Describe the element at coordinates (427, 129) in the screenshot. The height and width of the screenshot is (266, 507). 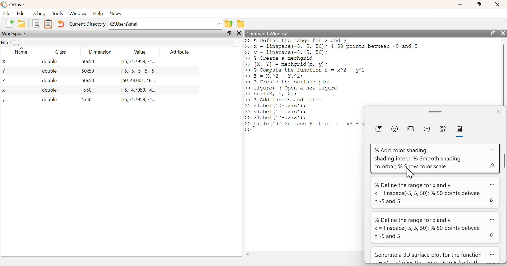
I see `Emoticon` at that location.